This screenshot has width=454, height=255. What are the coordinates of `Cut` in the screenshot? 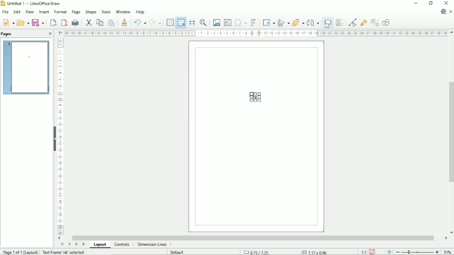 It's located at (89, 22).